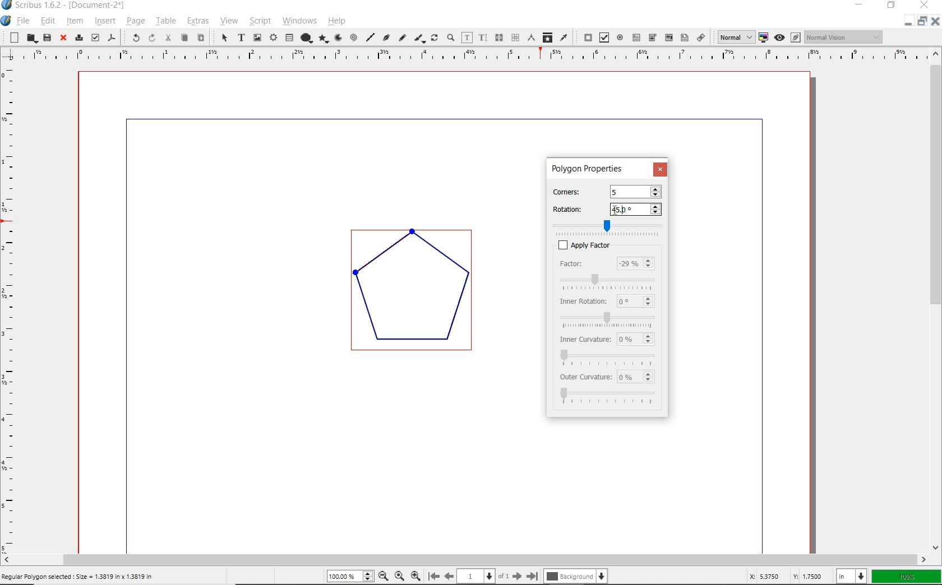 This screenshot has width=942, height=585. What do you see at coordinates (112, 37) in the screenshot?
I see `save as pdf` at bounding box center [112, 37].